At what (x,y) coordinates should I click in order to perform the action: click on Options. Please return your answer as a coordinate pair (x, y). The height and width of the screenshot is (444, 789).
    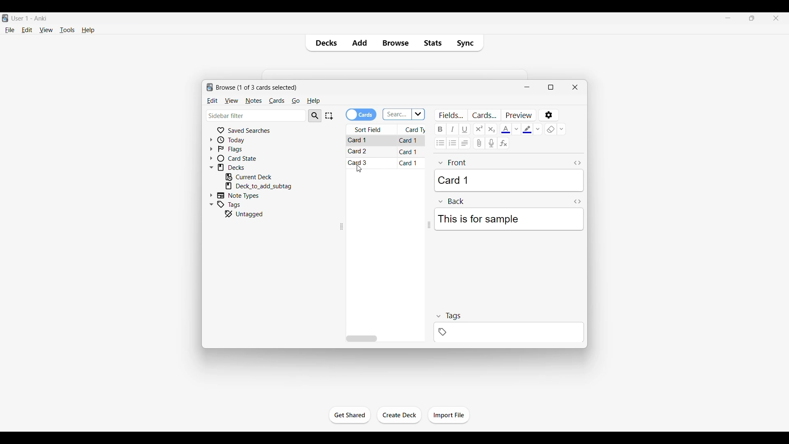
    Looking at the image, I should click on (549, 115).